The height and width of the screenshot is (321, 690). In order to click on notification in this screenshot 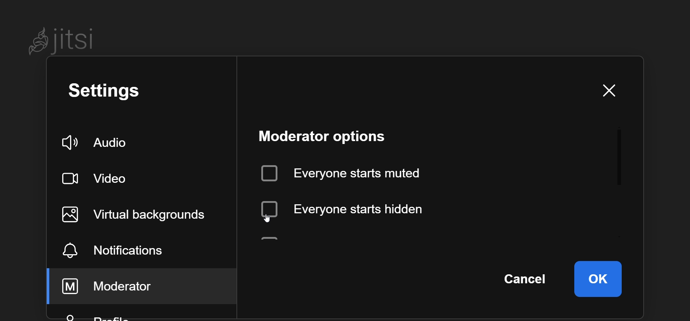, I will do `click(132, 248)`.